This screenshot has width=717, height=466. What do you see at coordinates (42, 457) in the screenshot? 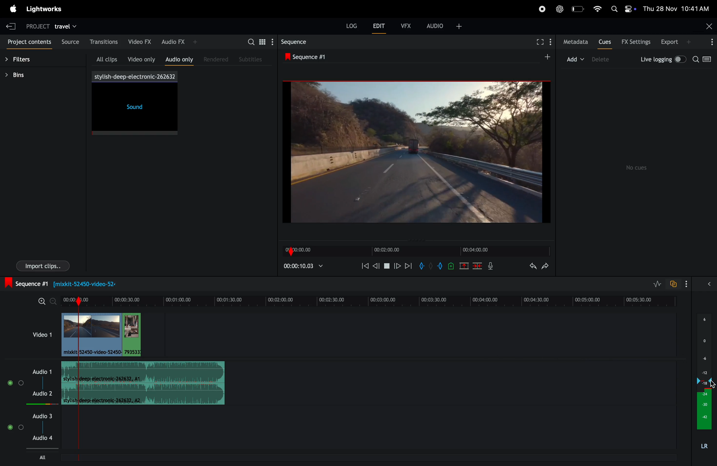
I see `All` at bounding box center [42, 457].